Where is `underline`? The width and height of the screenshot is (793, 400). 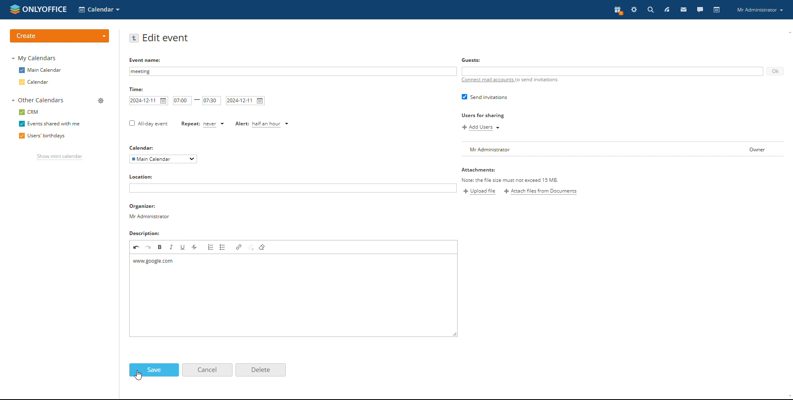 underline is located at coordinates (183, 247).